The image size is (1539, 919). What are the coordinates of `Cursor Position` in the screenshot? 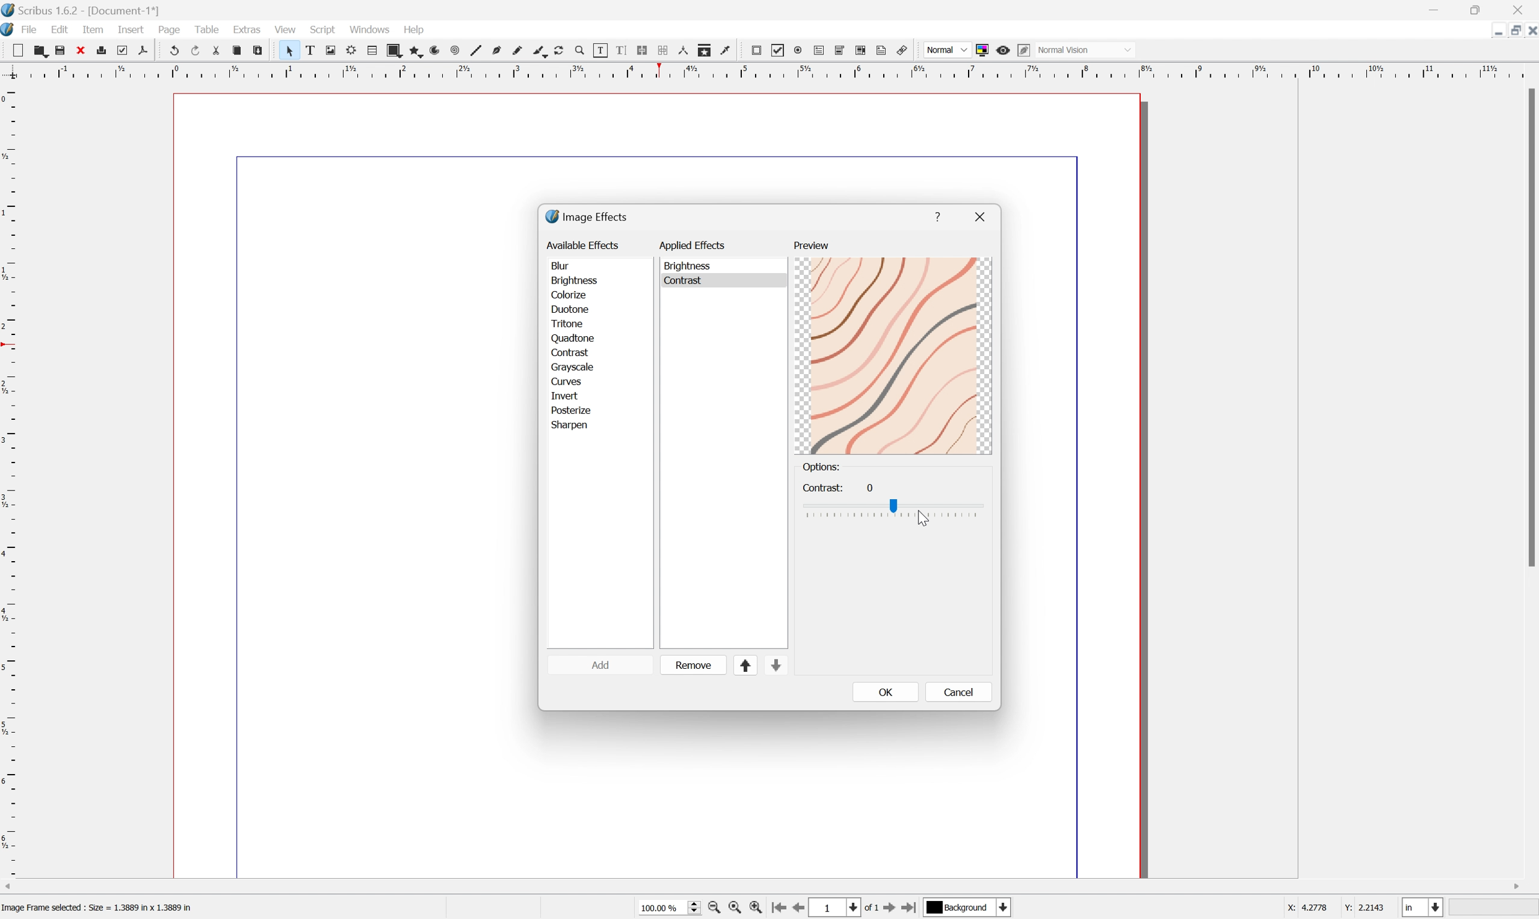 It's located at (923, 519).